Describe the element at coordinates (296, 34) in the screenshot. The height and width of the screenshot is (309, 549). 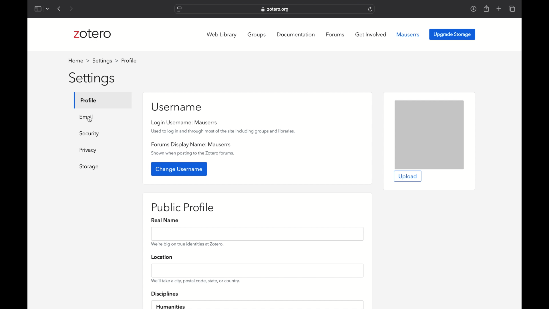
I see `documentation` at that location.